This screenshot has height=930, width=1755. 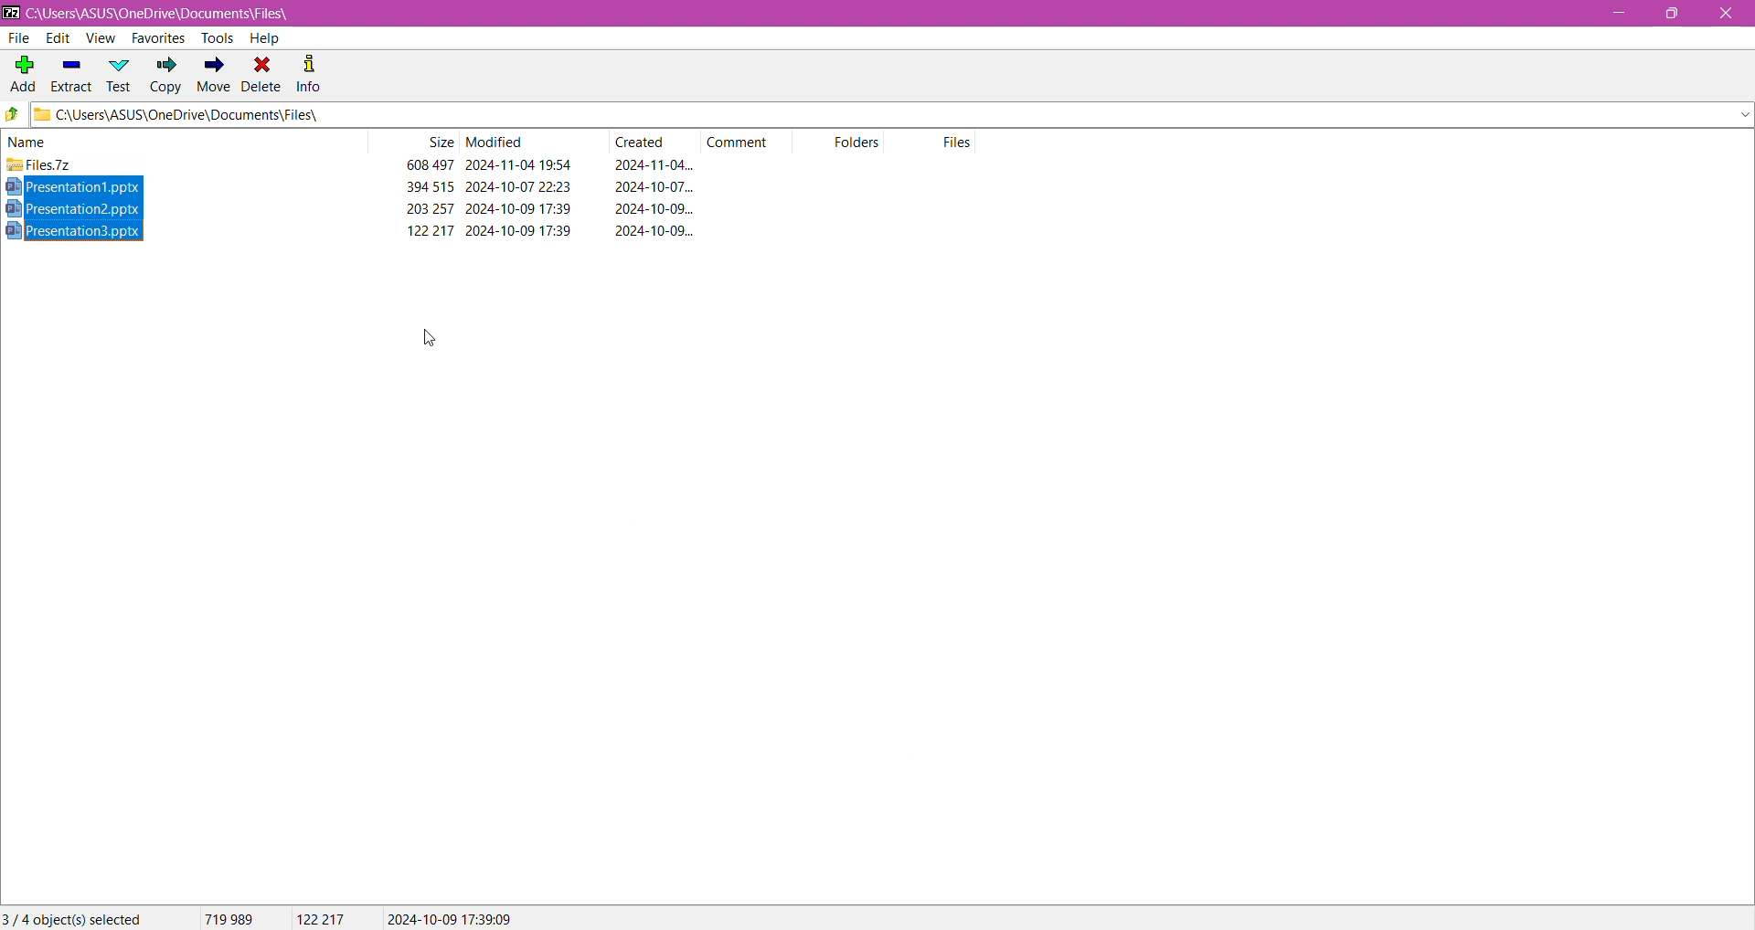 I want to click on Modified date and time of the zip file, so click(x=521, y=166).